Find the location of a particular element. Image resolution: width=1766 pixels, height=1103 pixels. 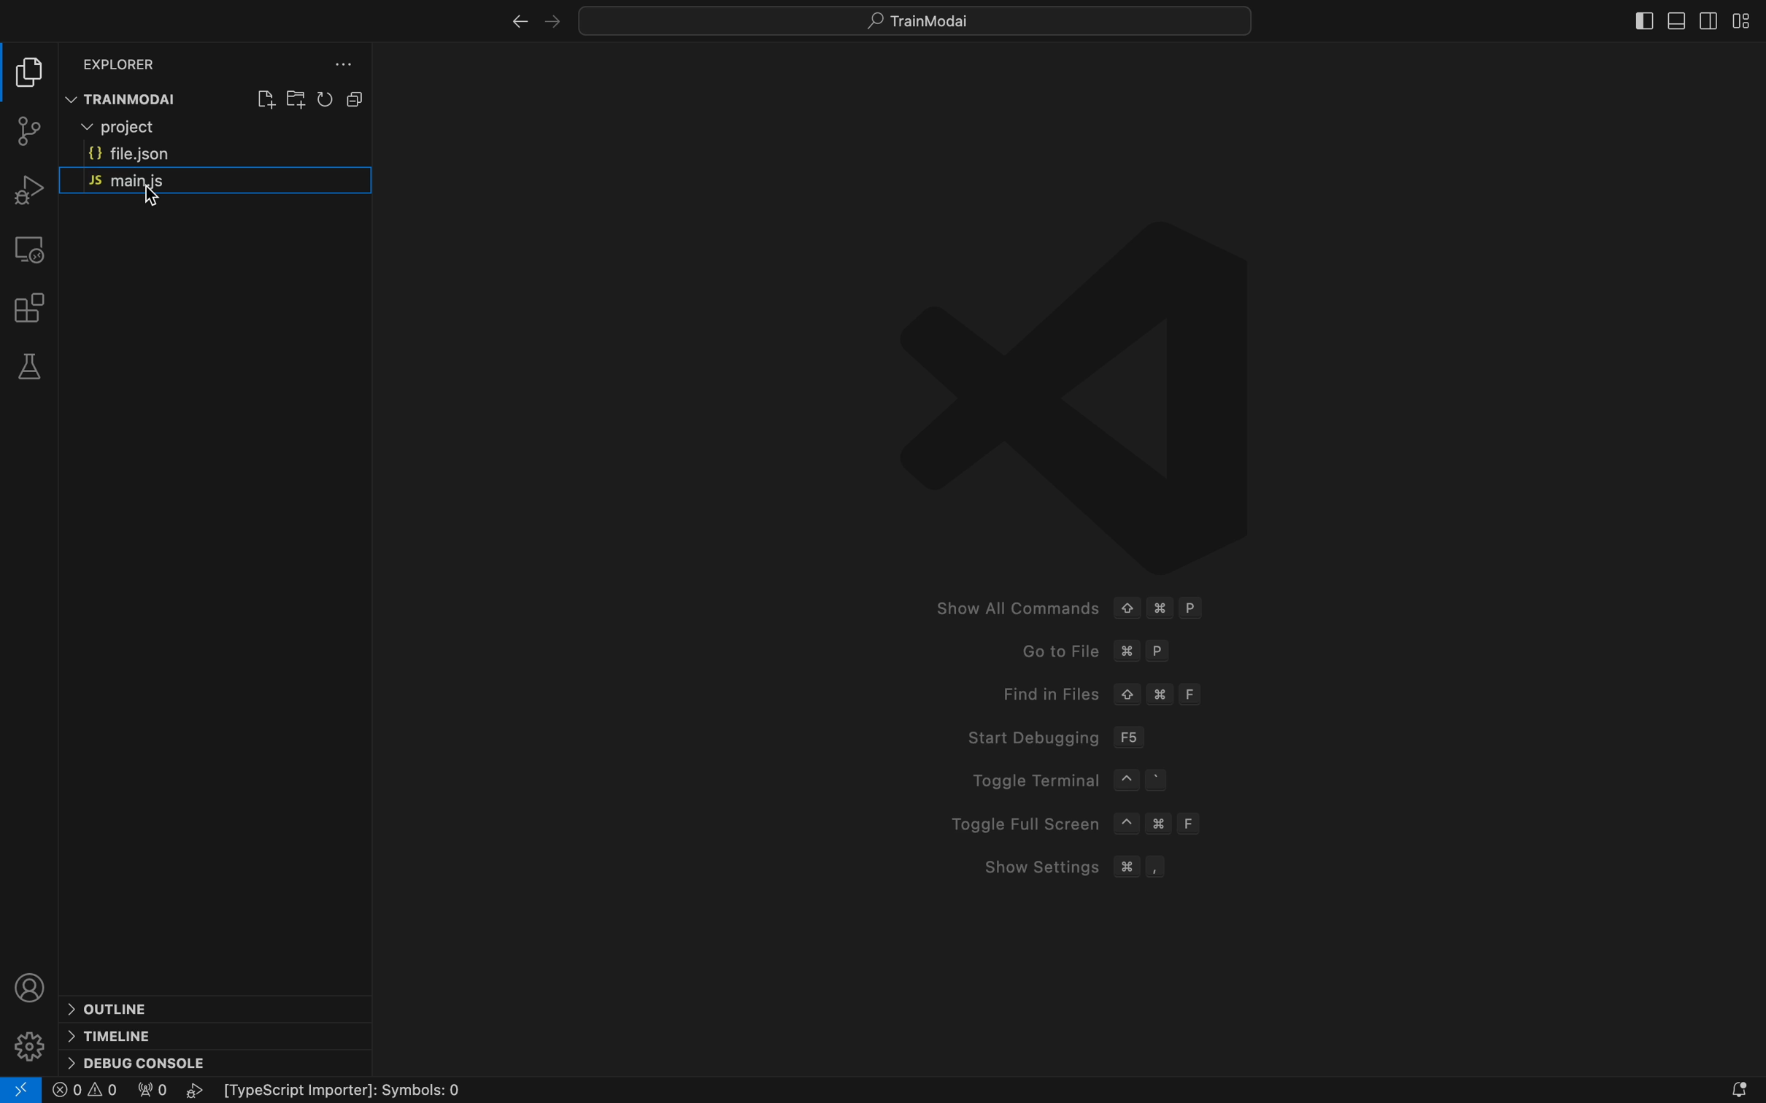

profile is located at coordinates (31, 986).